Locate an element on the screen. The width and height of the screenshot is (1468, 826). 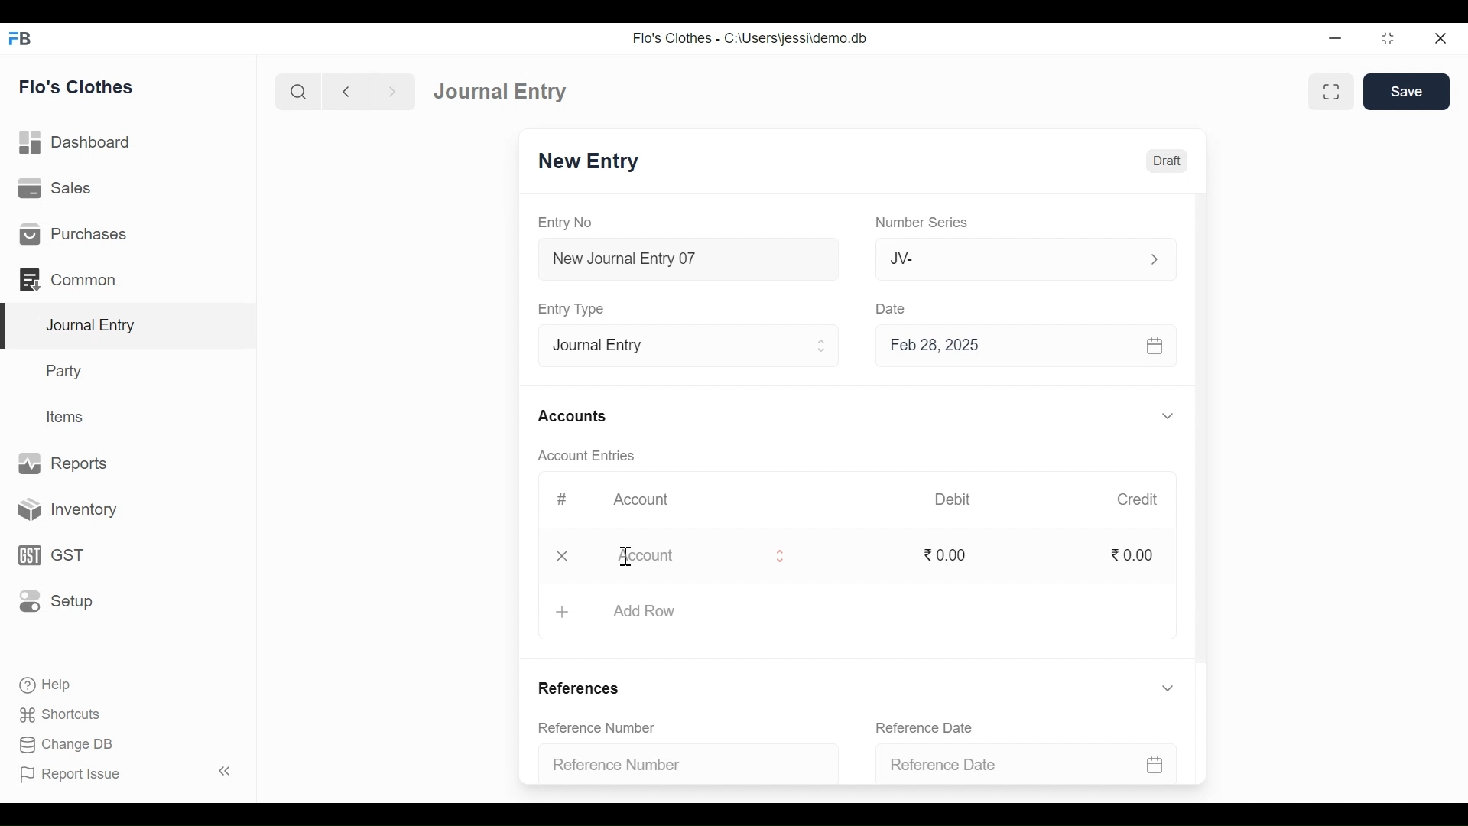
# is located at coordinates (563, 498).